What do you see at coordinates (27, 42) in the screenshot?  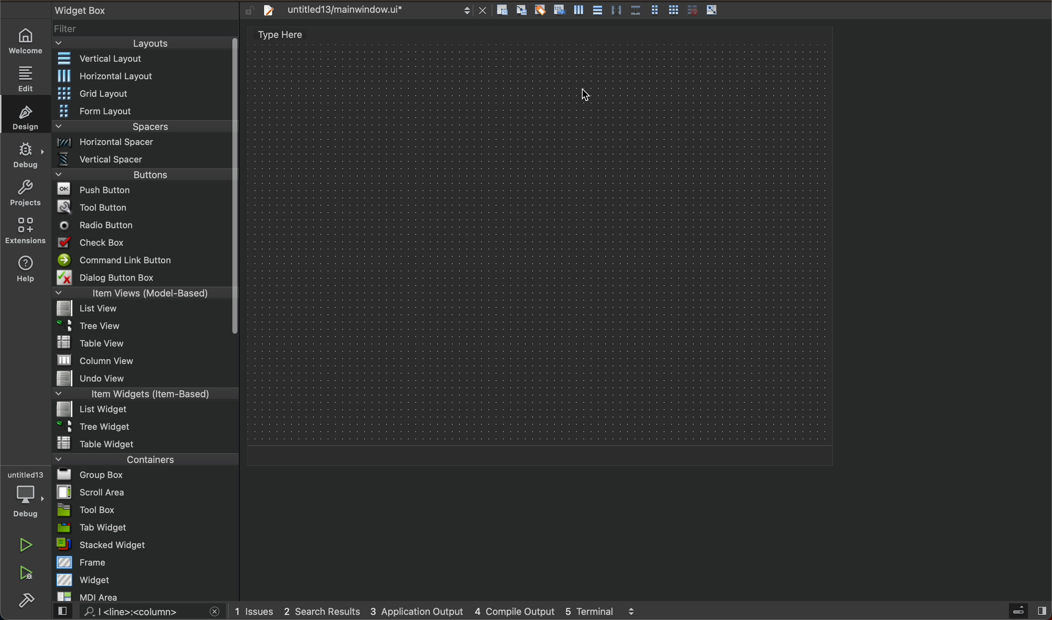 I see `home` at bounding box center [27, 42].